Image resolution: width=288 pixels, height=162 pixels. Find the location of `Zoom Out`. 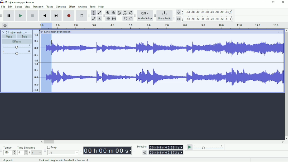

Zoom Out is located at coordinates (114, 13).